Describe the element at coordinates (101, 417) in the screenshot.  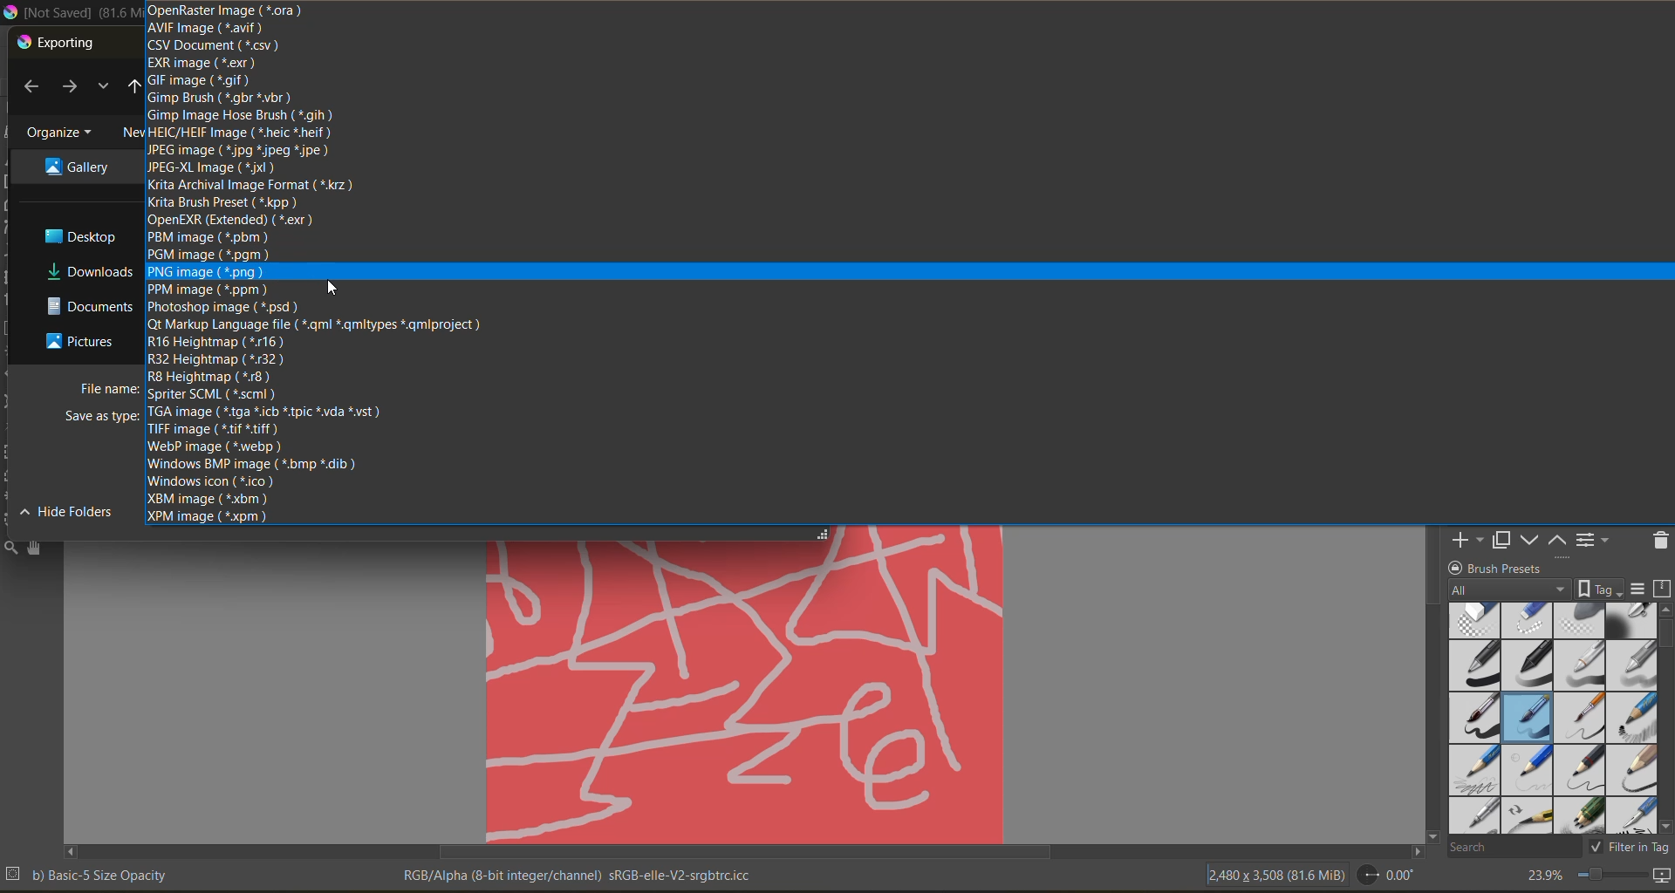
I see `save as type` at that location.